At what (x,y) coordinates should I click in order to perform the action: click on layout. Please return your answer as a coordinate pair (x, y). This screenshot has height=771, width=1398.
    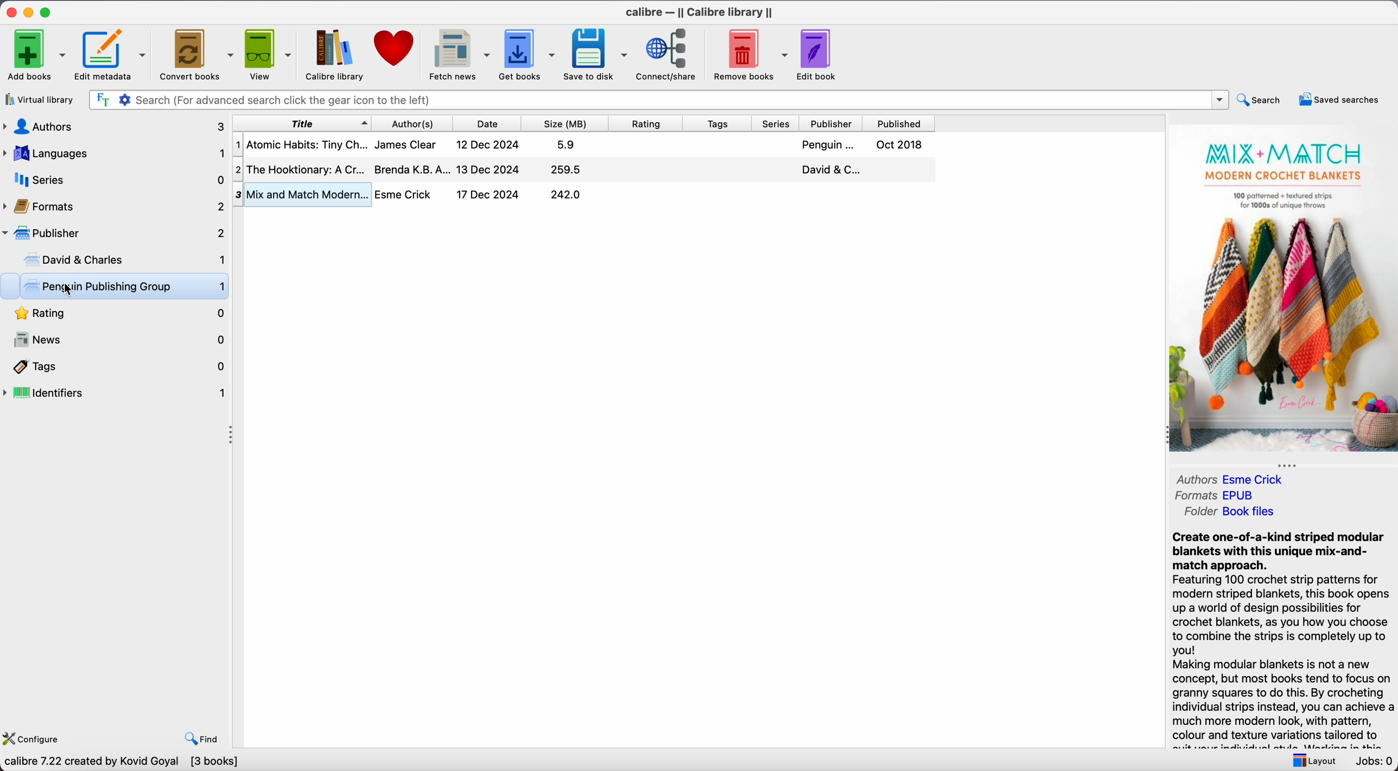
    Looking at the image, I should click on (1311, 760).